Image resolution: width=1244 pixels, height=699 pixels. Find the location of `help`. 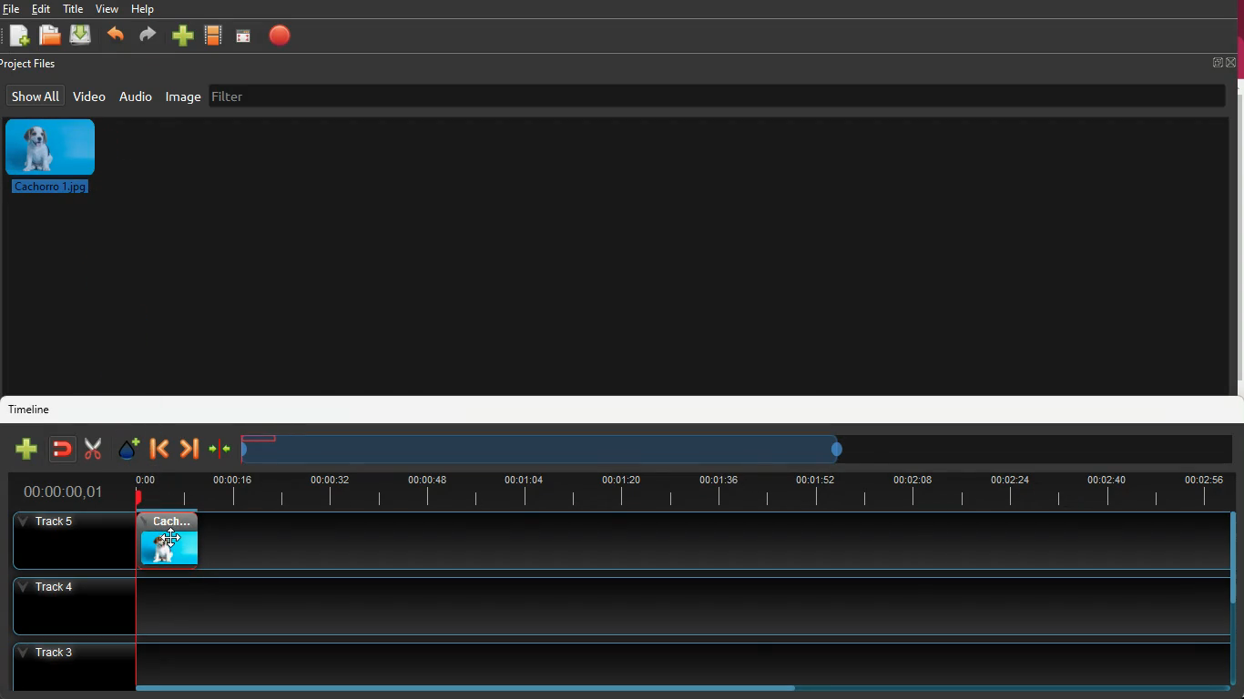

help is located at coordinates (146, 9).